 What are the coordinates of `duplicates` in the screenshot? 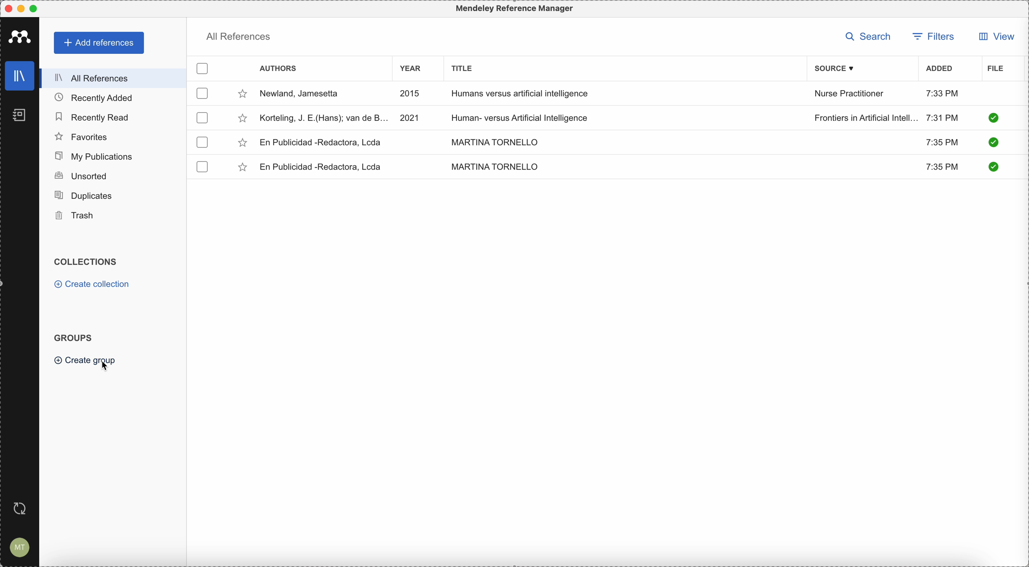 It's located at (83, 196).